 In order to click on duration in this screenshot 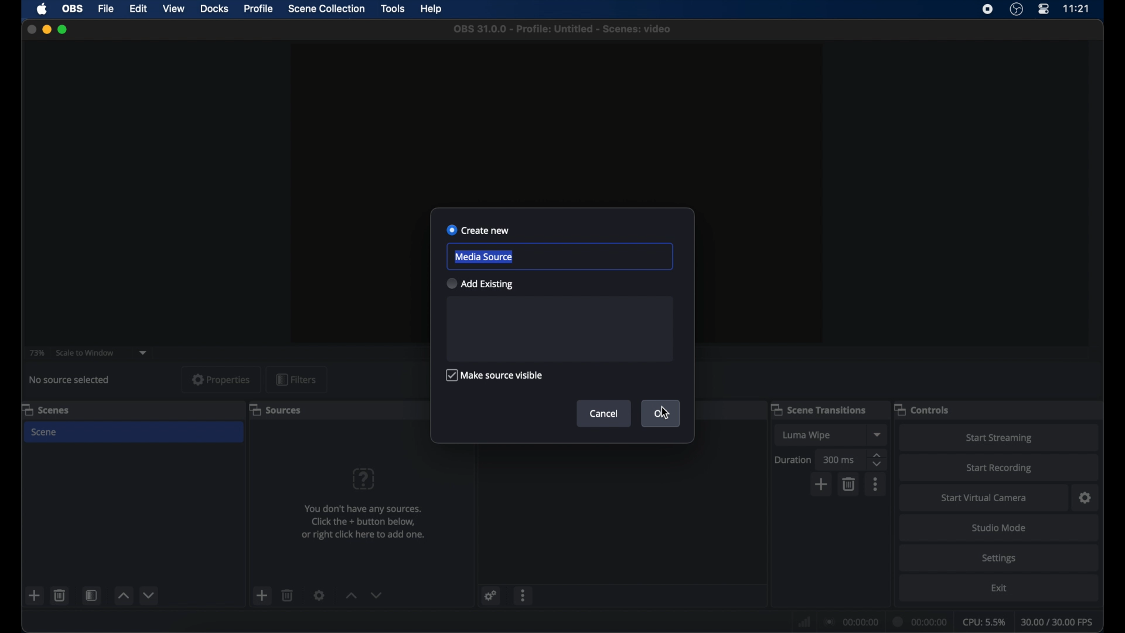, I will do `click(920, 622)`.